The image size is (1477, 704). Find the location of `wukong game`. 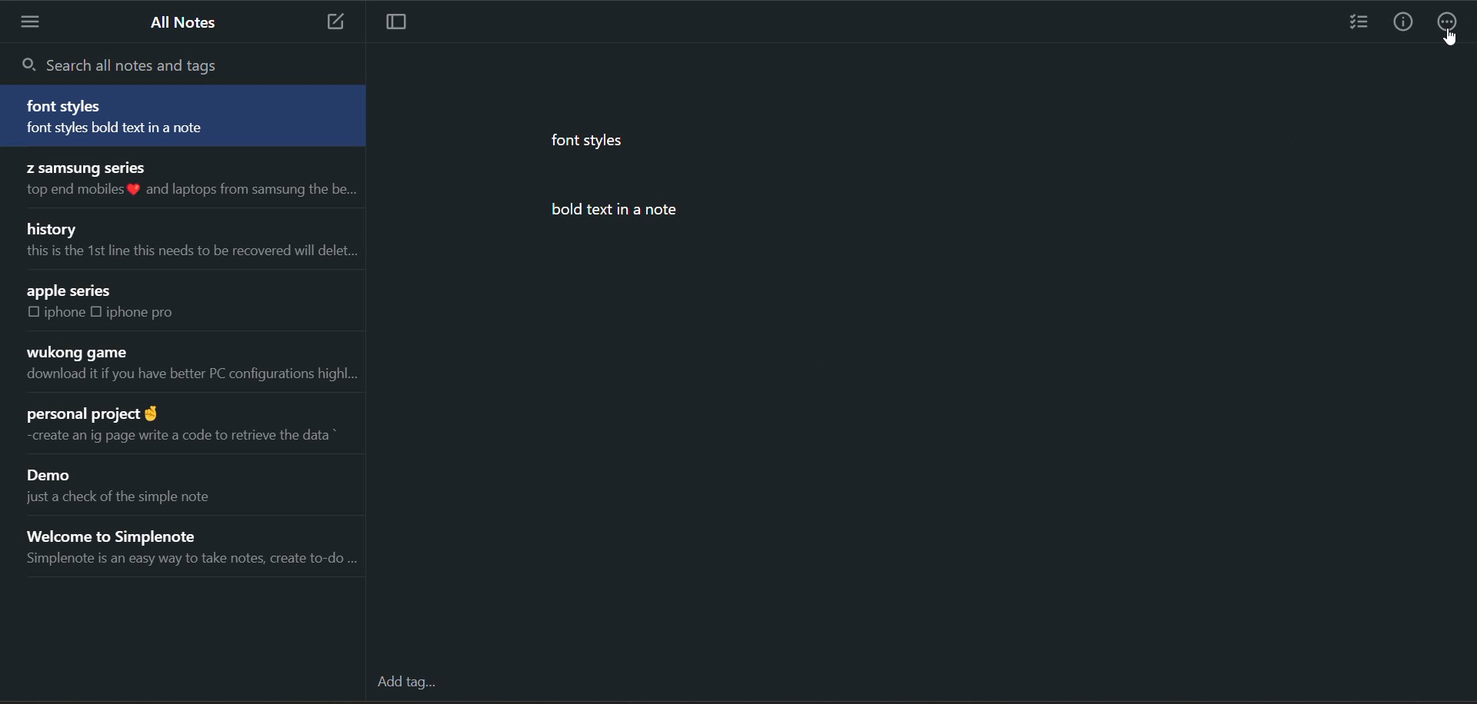

wukong game is located at coordinates (75, 353).